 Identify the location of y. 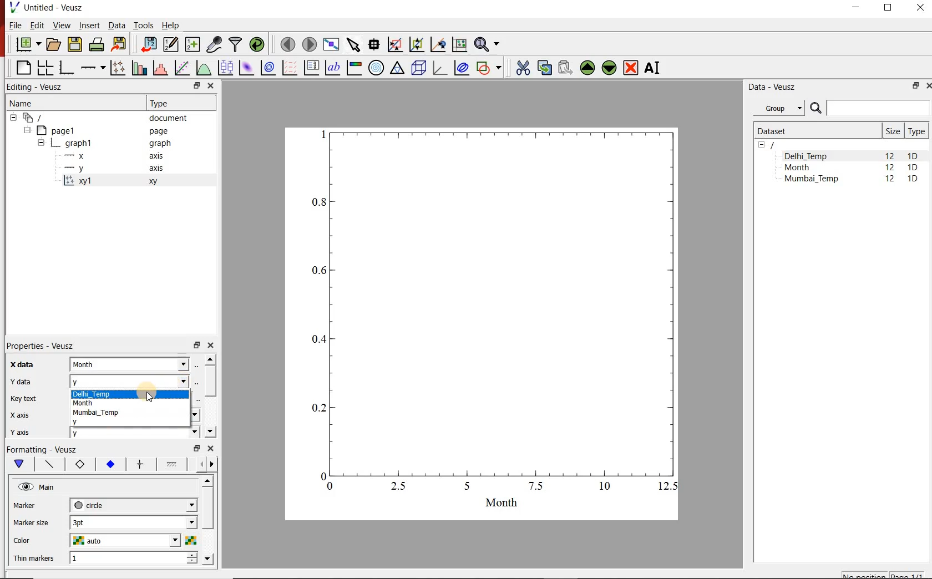
(135, 380).